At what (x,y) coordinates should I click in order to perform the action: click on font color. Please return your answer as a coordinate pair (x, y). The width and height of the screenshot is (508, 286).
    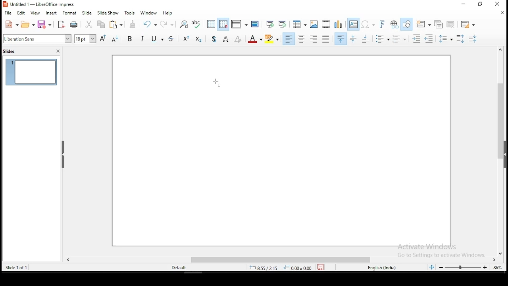
    Looking at the image, I should click on (255, 39).